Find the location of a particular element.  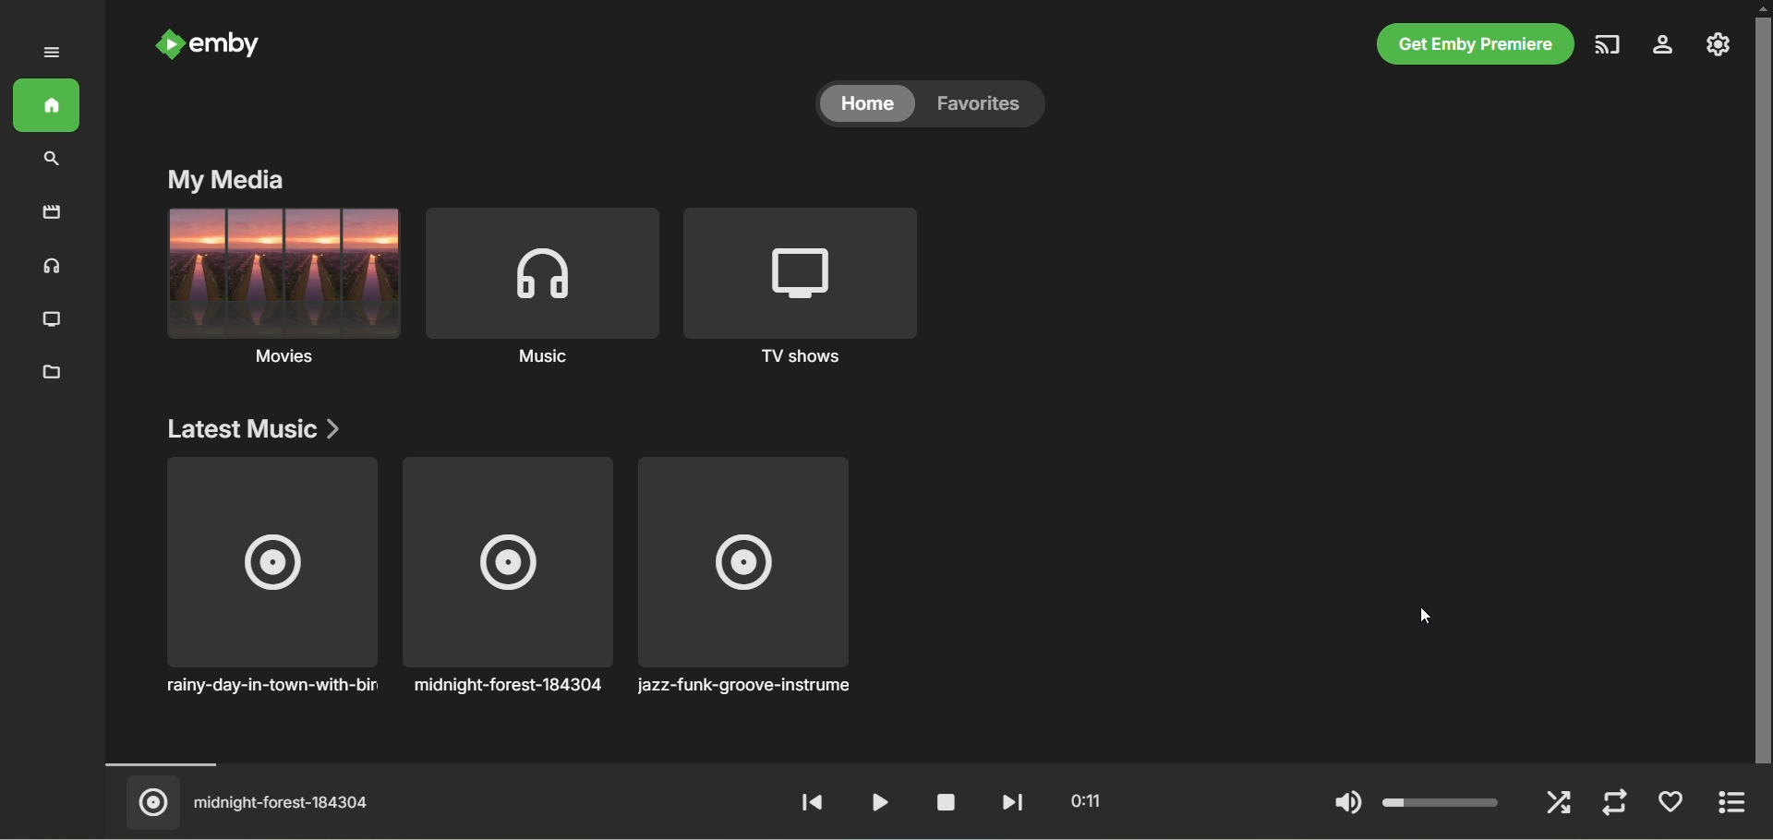

vertical scroll bar is located at coordinates (1762, 386).